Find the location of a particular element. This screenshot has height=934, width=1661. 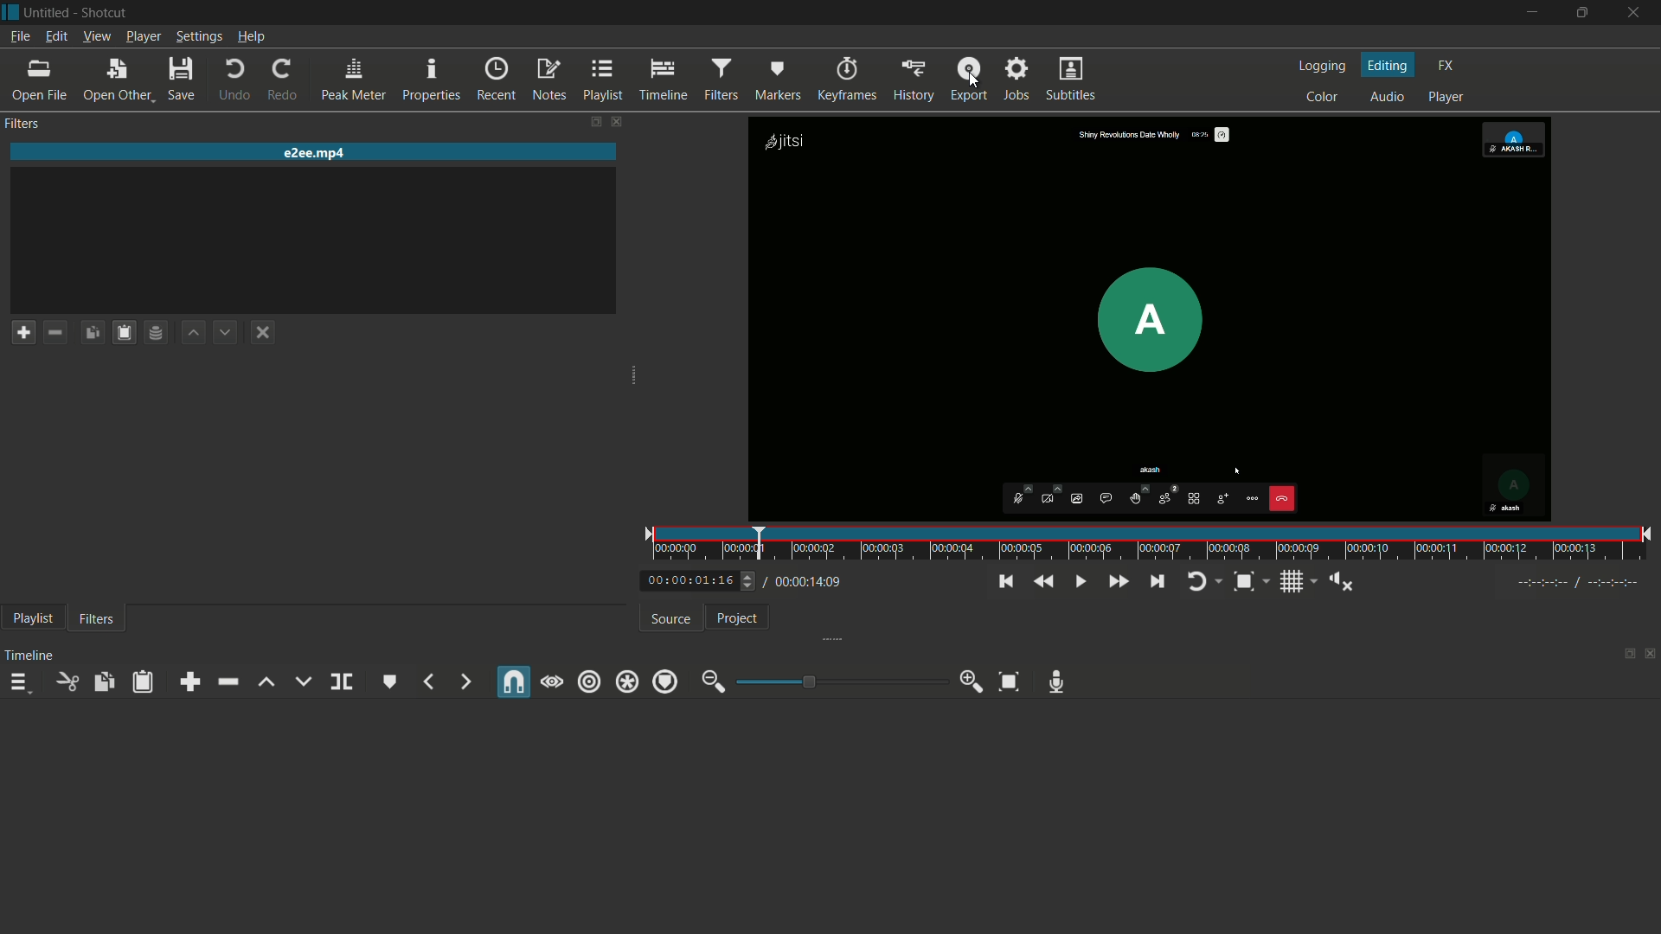

file menu is located at coordinates (19, 36).